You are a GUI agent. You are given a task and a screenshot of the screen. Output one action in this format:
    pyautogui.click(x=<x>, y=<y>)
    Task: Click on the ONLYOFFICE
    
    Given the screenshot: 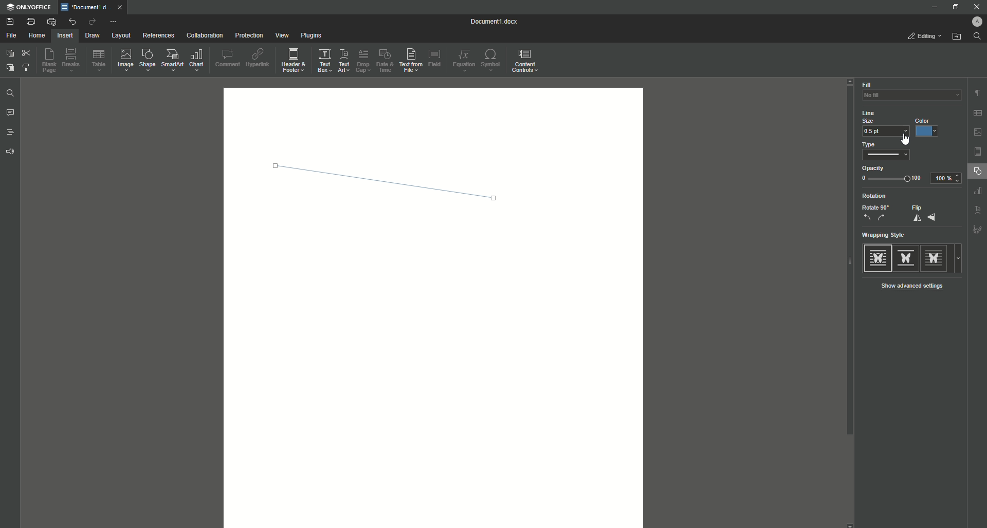 What is the action you would take?
    pyautogui.click(x=31, y=7)
    